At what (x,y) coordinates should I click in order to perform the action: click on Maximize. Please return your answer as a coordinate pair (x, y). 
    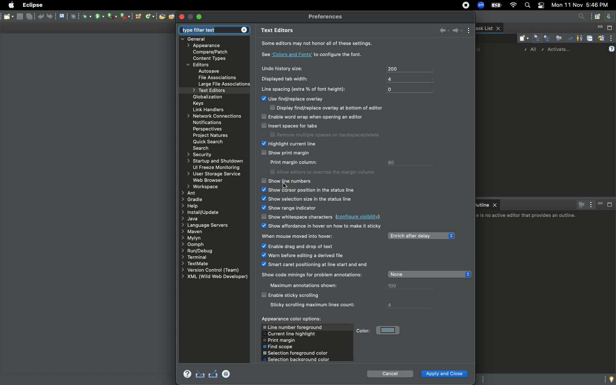
    Looking at the image, I should click on (200, 16).